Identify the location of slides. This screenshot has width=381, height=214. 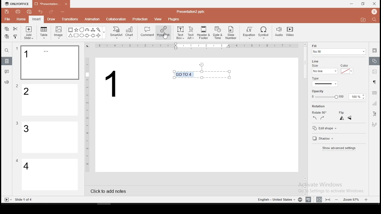
(7, 61).